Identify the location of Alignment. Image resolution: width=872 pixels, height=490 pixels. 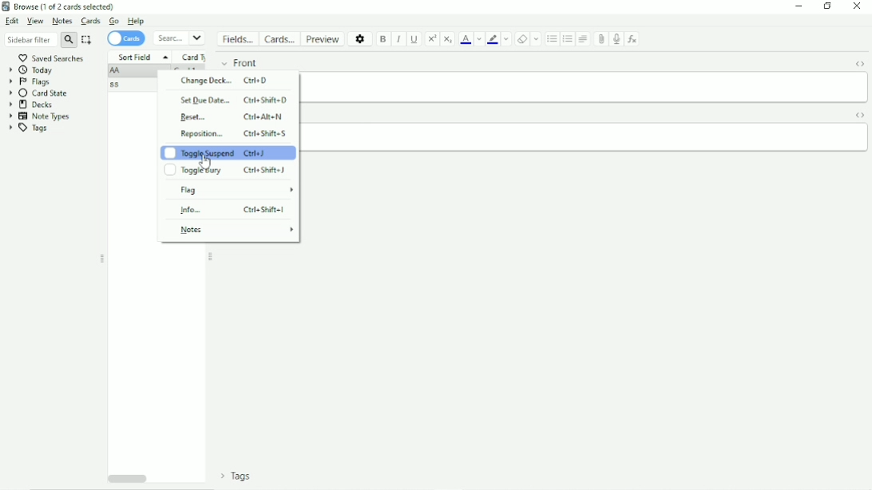
(585, 38).